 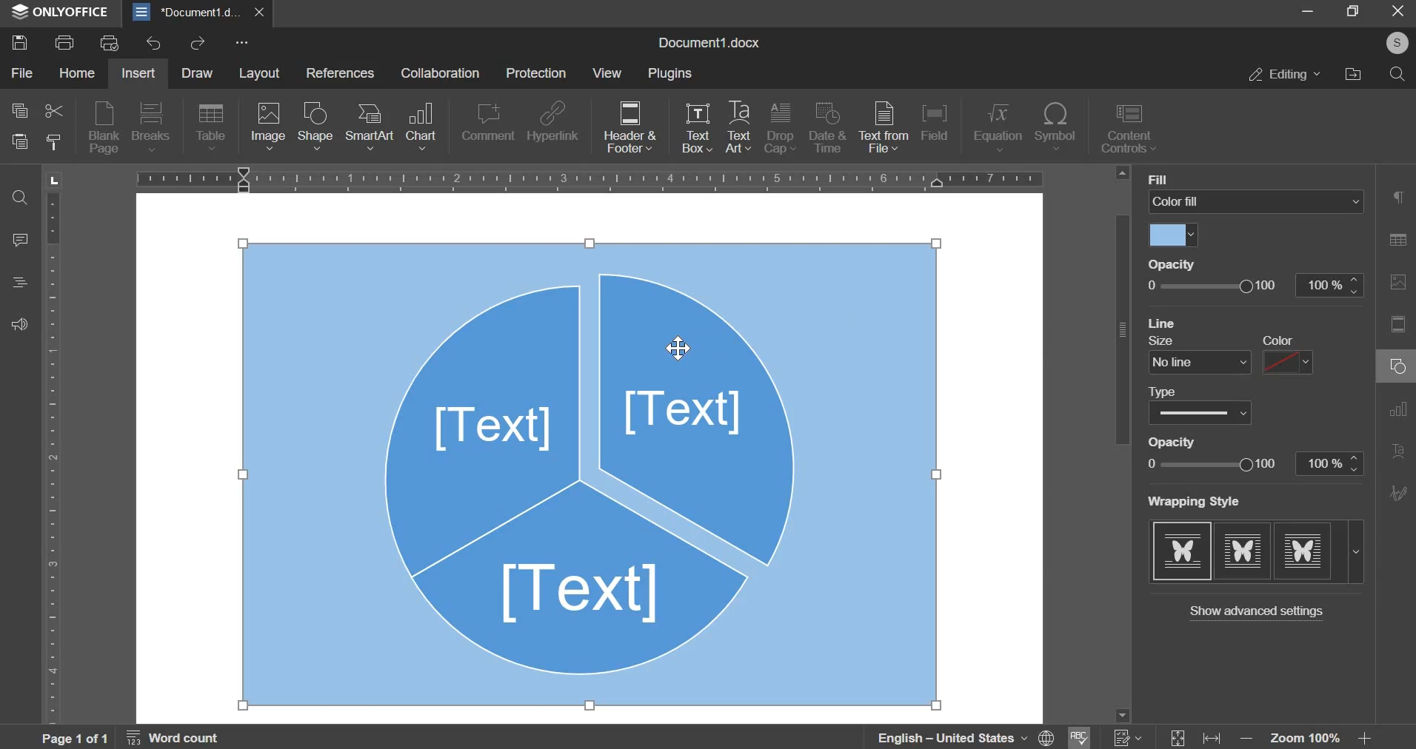 I want to click on , so click(x=1268, y=339).